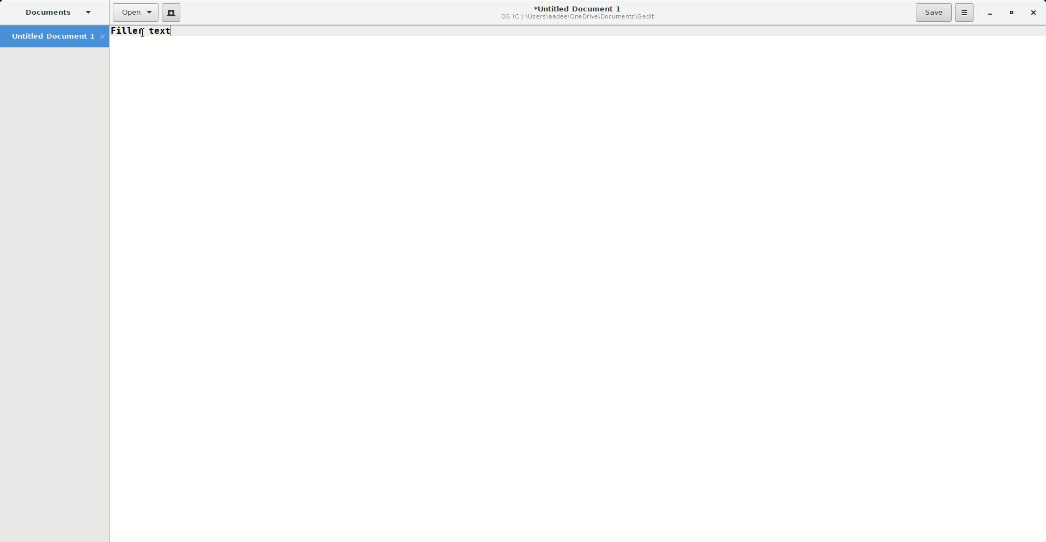  I want to click on Open, so click(133, 13).